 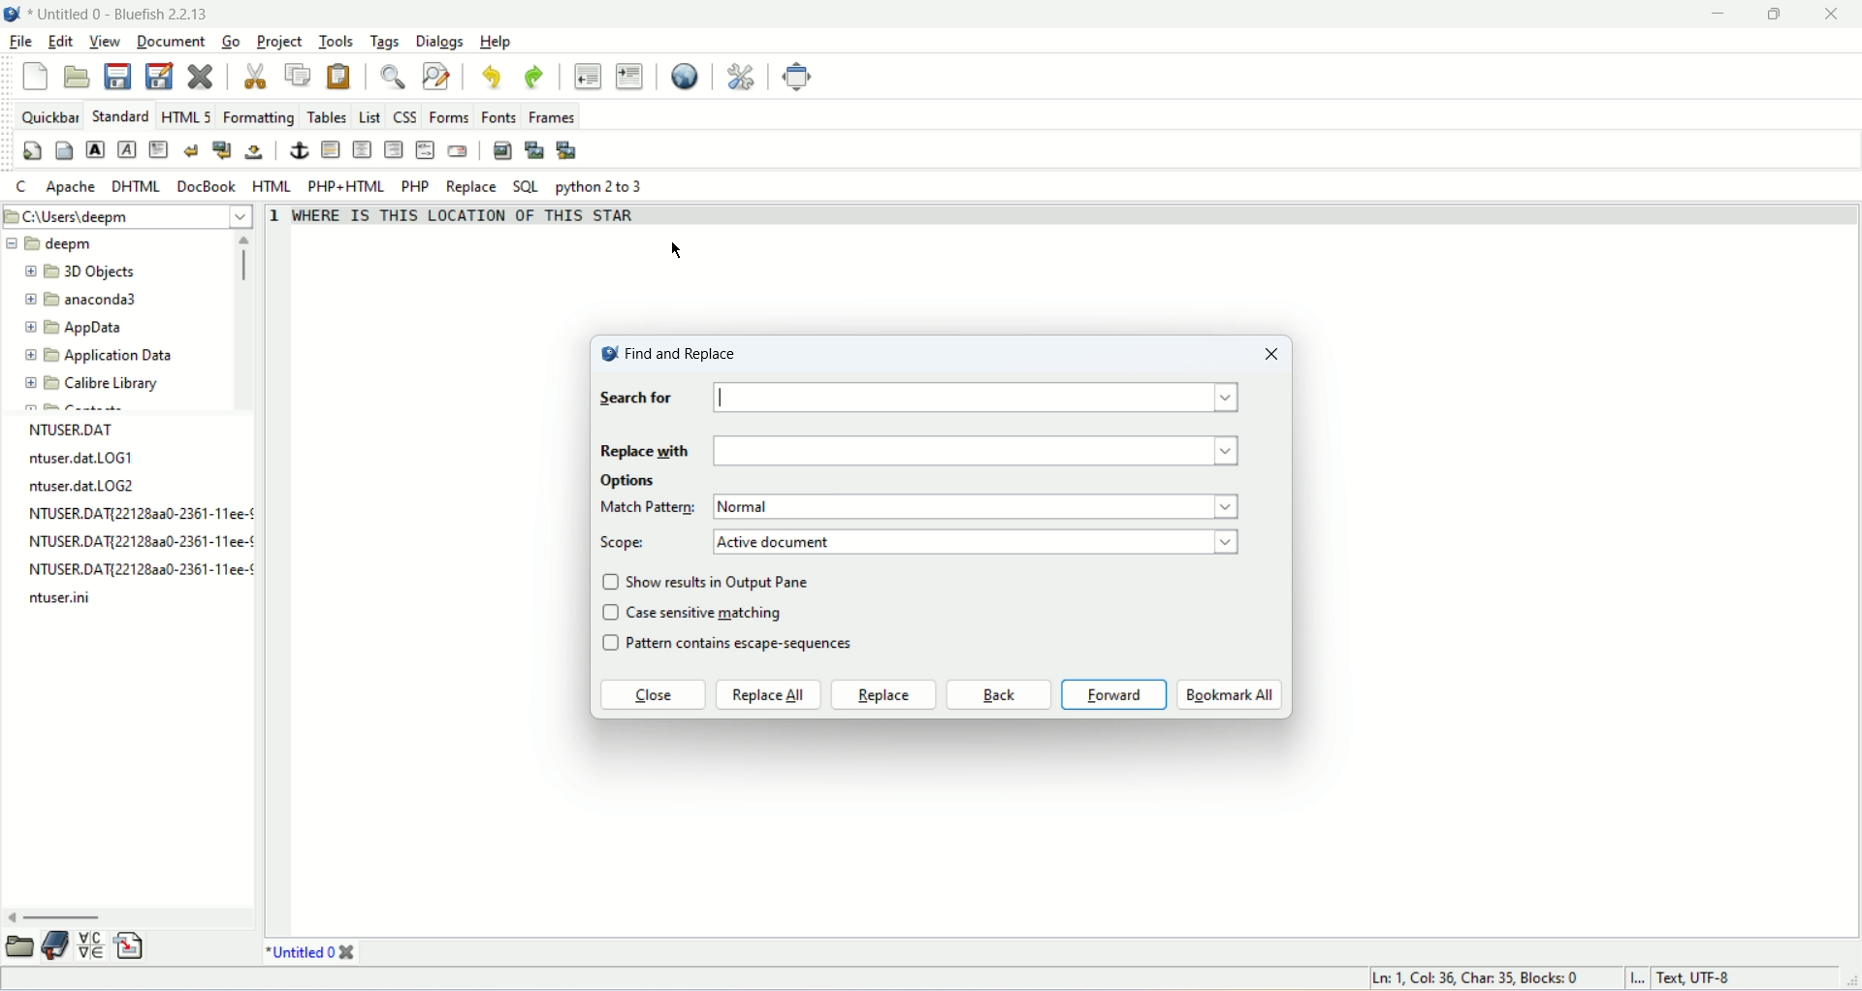 What do you see at coordinates (626, 543) in the screenshot?
I see `scope` at bounding box center [626, 543].